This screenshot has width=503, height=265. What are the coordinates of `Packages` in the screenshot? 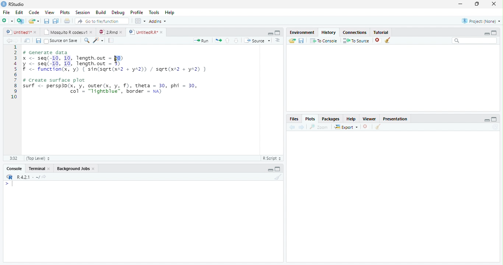 It's located at (331, 119).